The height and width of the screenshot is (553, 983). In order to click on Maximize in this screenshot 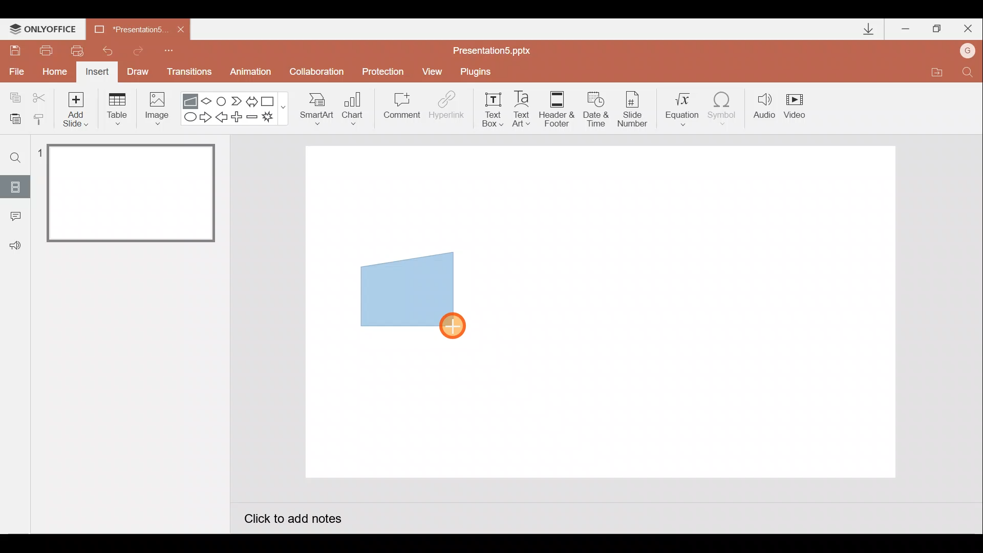, I will do `click(937, 29)`.